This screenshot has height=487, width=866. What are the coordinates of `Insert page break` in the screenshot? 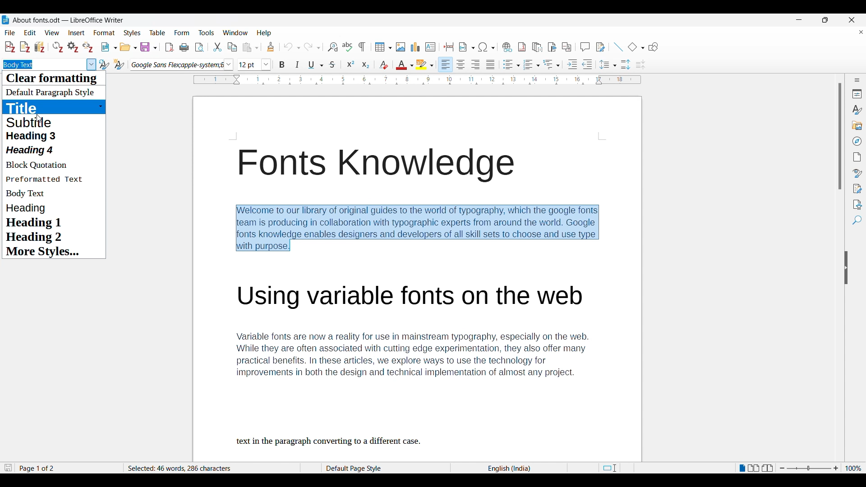 It's located at (449, 47).